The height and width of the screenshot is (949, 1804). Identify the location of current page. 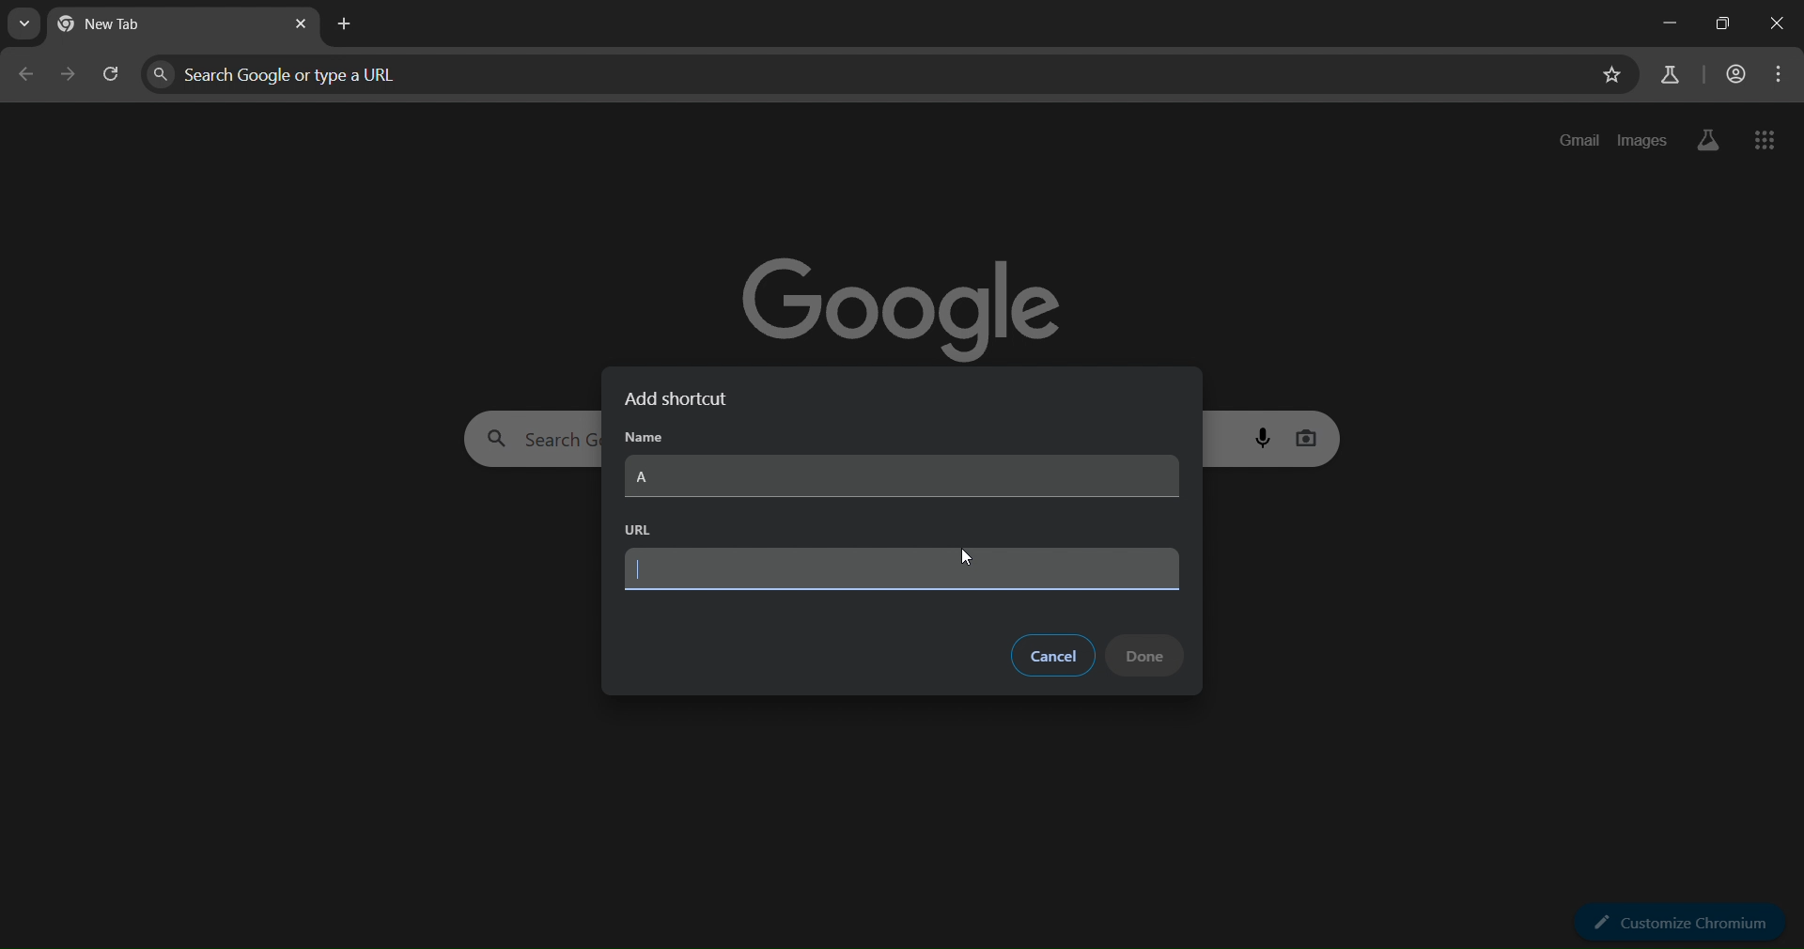
(132, 26).